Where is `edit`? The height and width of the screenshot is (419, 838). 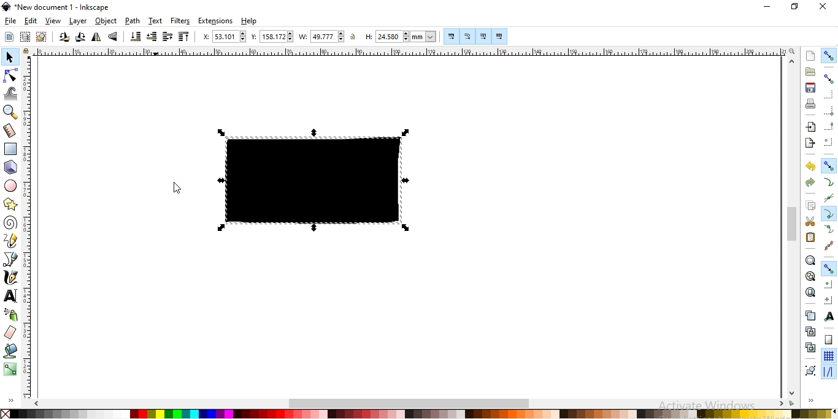
edit is located at coordinates (30, 21).